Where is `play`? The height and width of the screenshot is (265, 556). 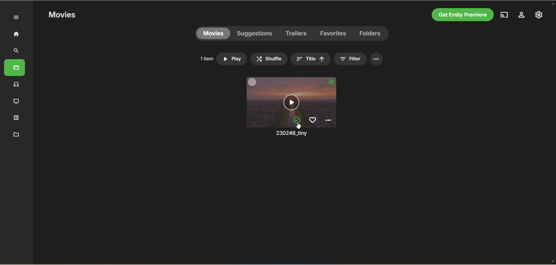
play is located at coordinates (292, 103).